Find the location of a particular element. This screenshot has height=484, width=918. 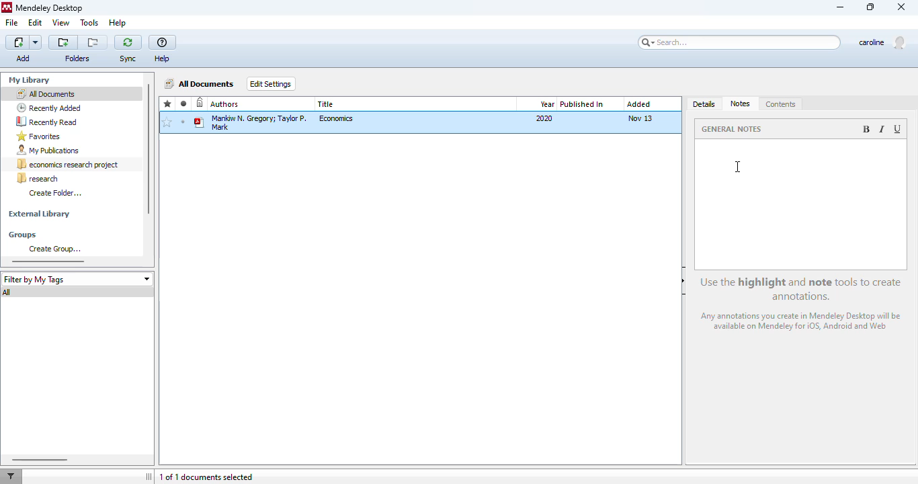

profile is located at coordinates (882, 43).